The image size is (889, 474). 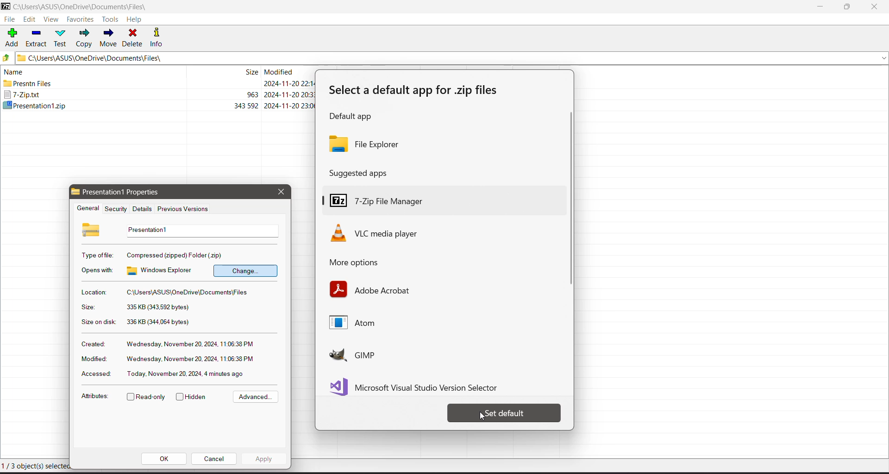 I want to click on Move, so click(x=108, y=38).